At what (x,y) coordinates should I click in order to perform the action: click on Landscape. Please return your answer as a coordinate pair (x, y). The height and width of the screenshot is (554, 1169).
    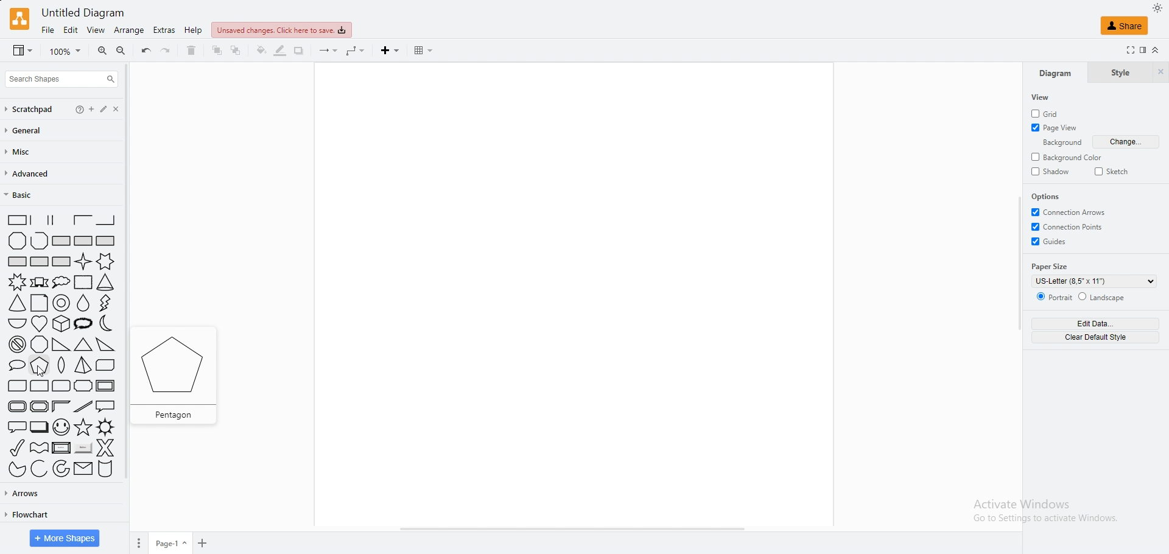
    Looking at the image, I should click on (1103, 297).